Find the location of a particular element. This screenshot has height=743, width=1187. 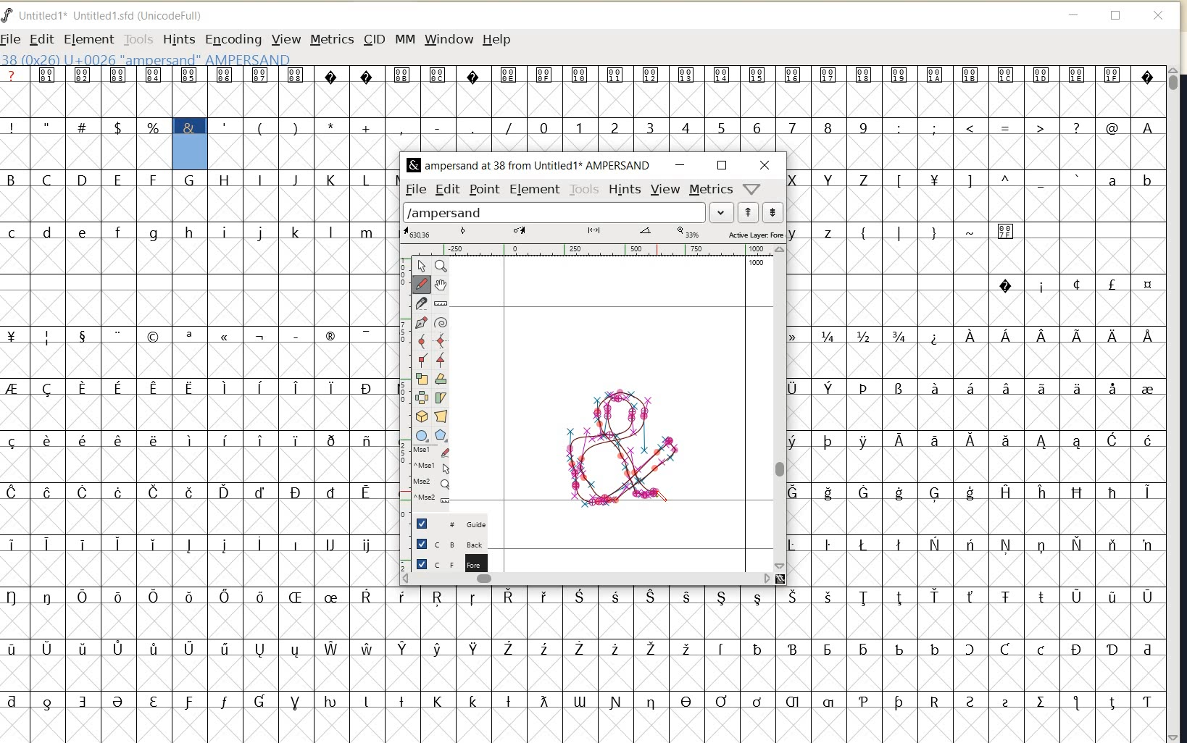

show previous word list is located at coordinates (749, 212).